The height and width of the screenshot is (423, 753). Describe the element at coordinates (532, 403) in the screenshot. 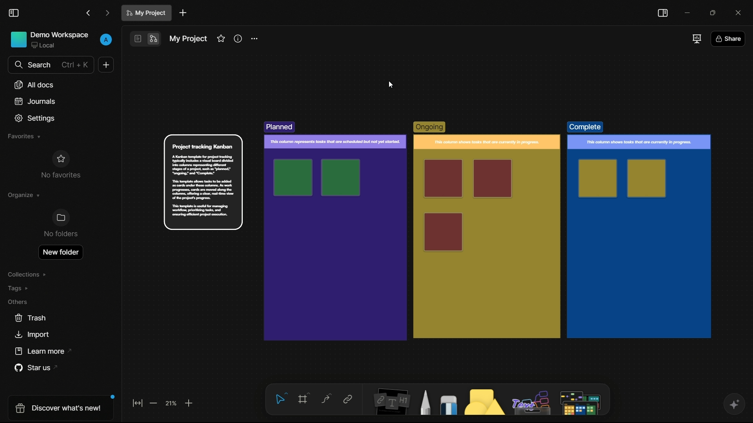

I see `others` at that location.